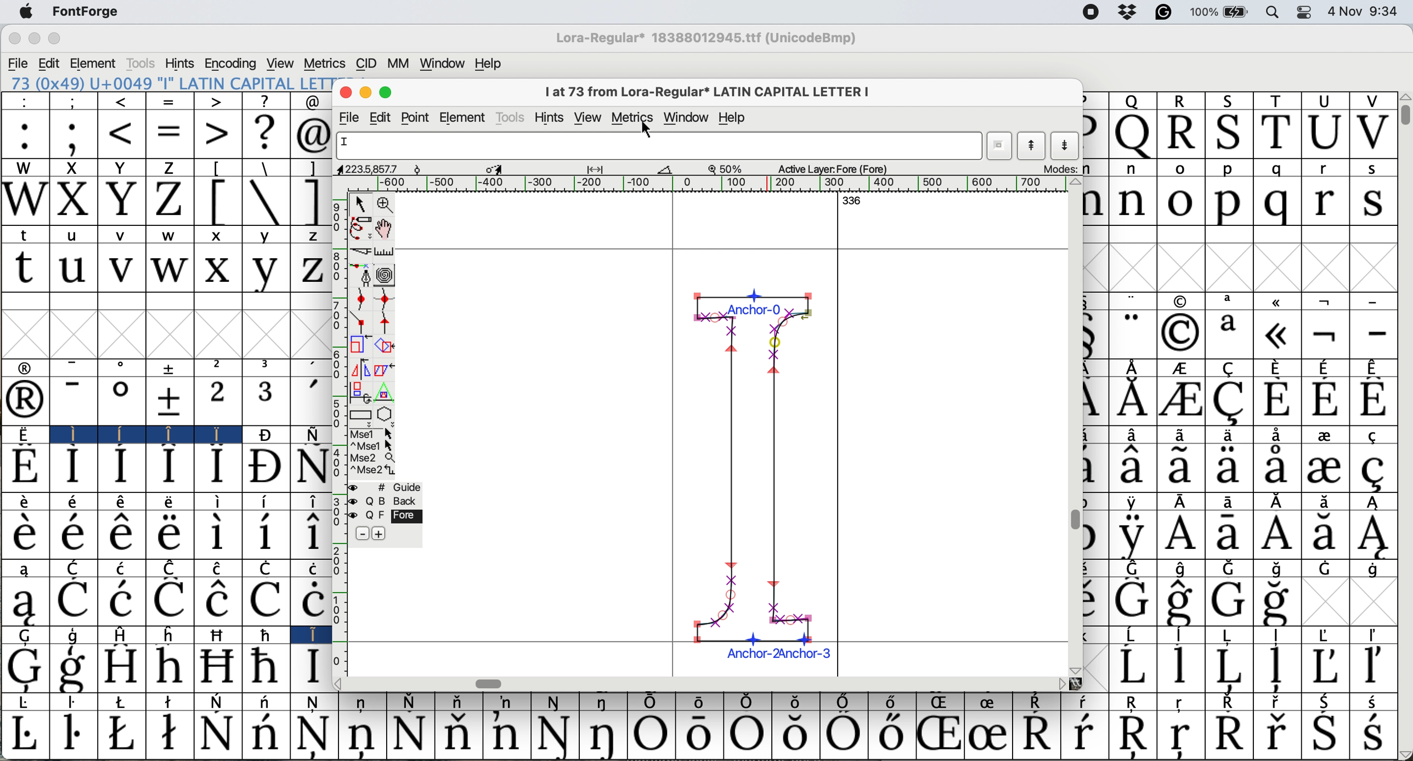  Describe the element at coordinates (311, 102) in the screenshot. I see `@` at that location.